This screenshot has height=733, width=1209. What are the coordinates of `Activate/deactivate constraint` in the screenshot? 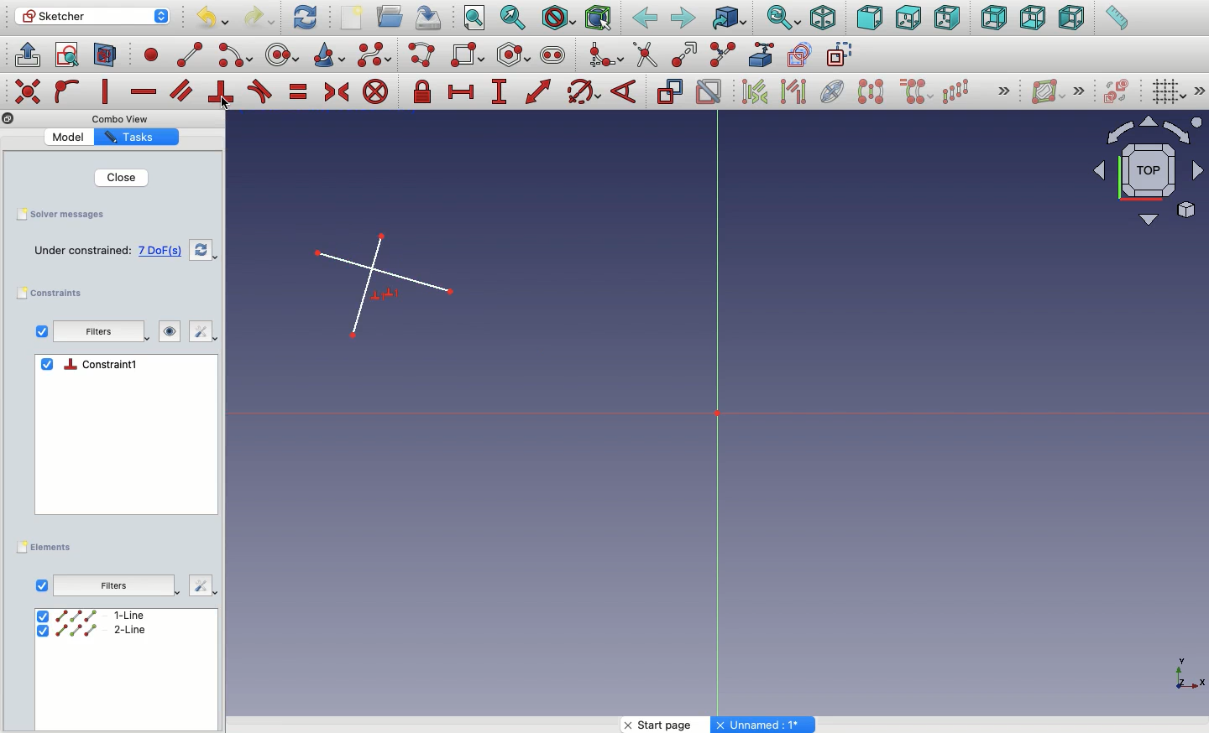 It's located at (710, 91).